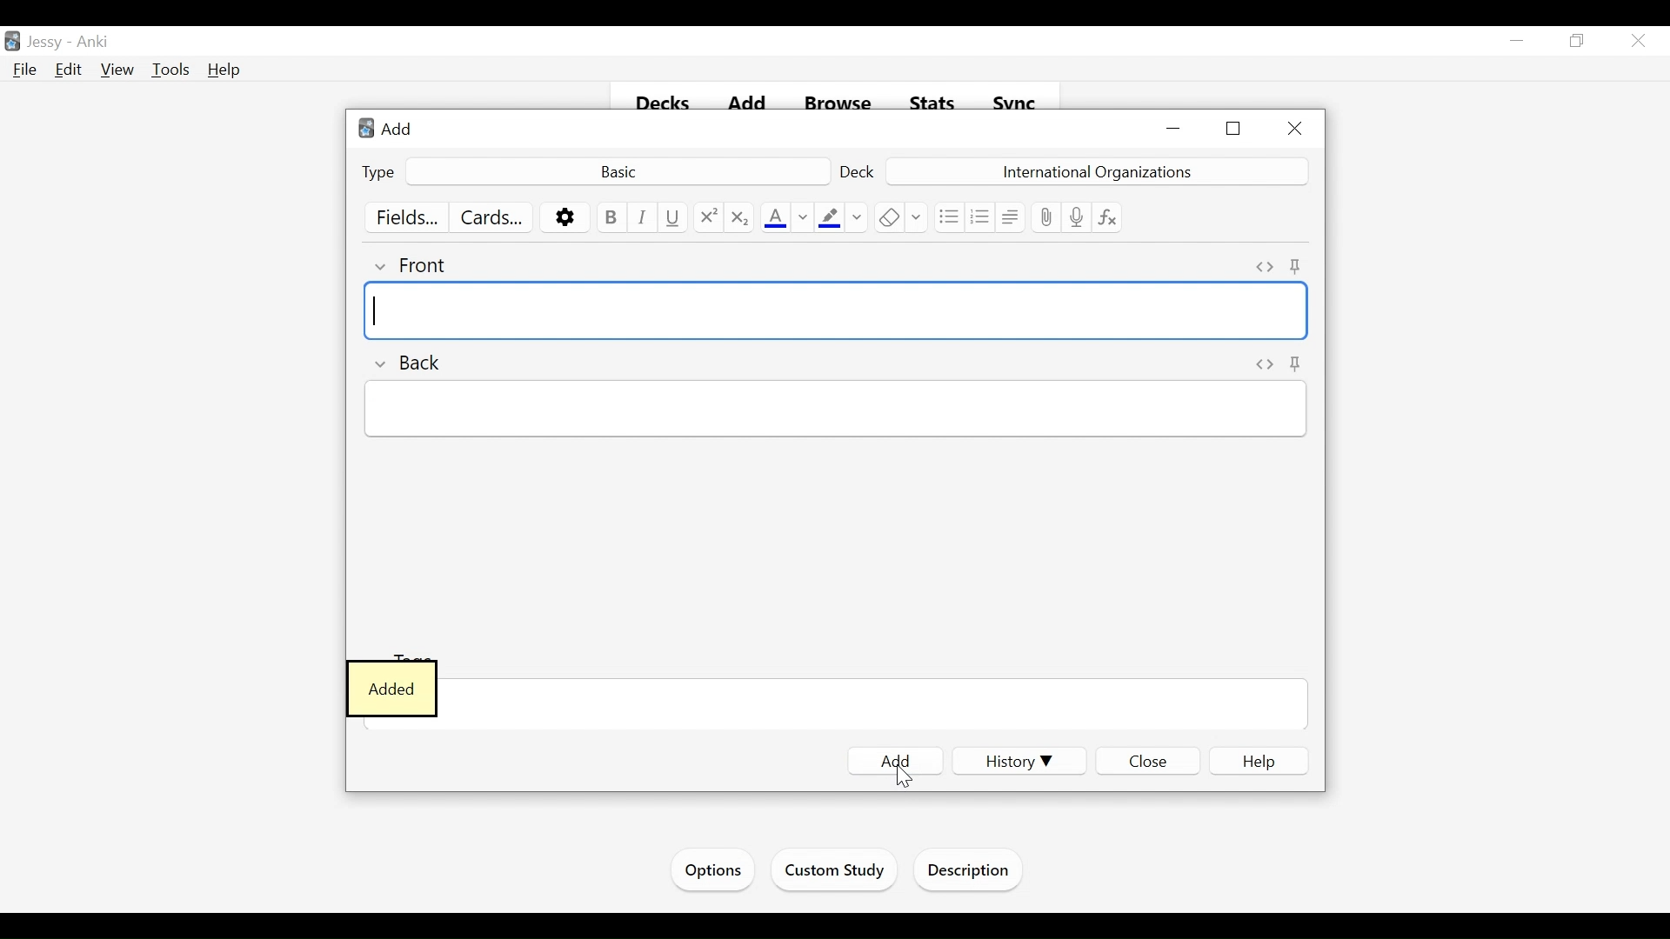 This screenshot has width=1670, height=939. What do you see at coordinates (1295, 127) in the screenshot?
I see `Close` at bounding box center [1295, 127].